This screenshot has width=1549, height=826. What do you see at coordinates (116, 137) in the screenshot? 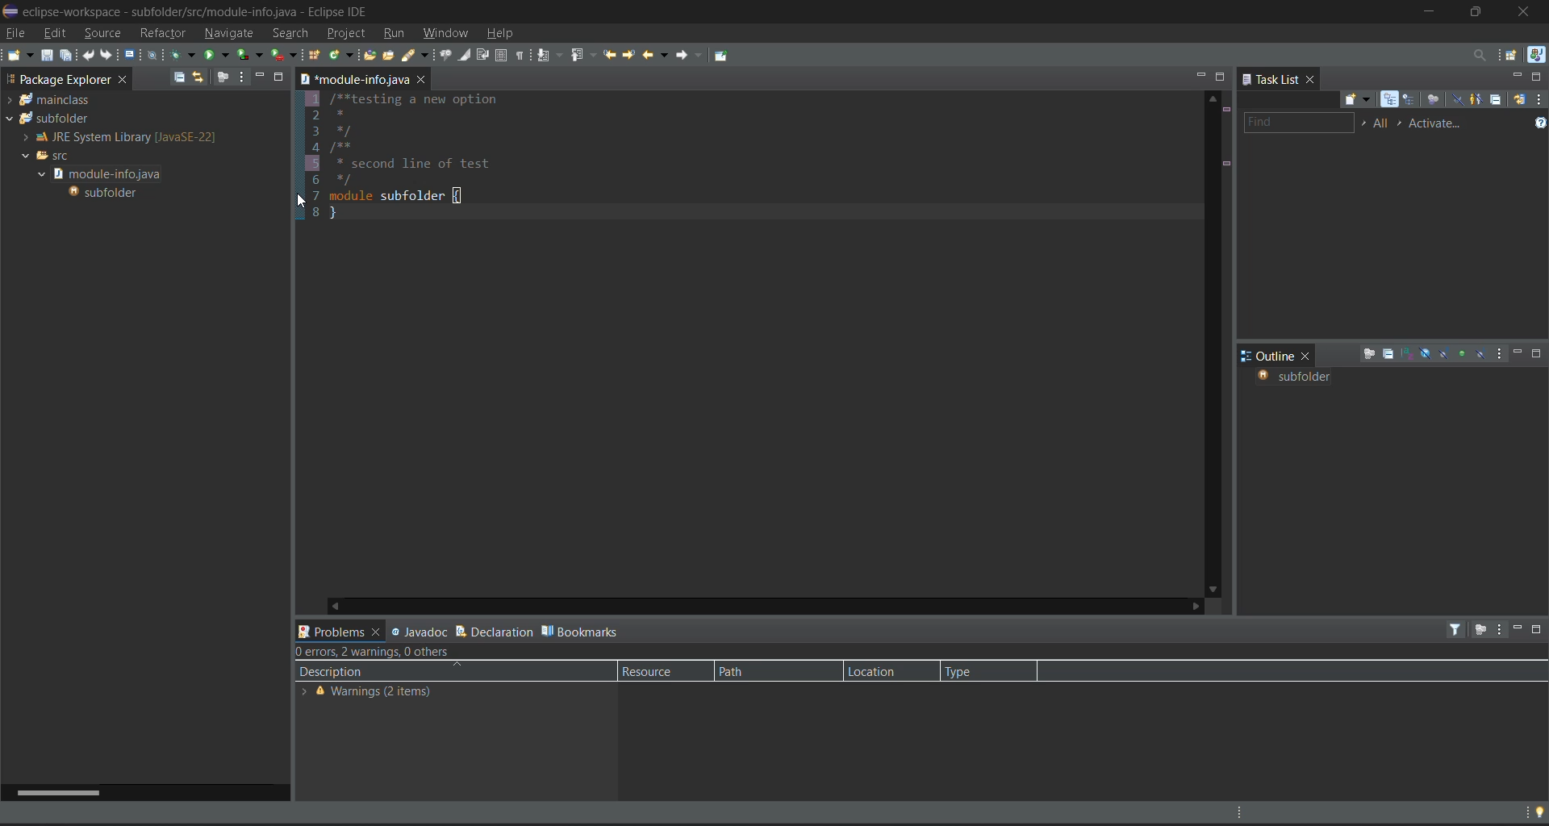
I see `JRE System Library [JavaSE-22]` at bounding box center [116, 137].